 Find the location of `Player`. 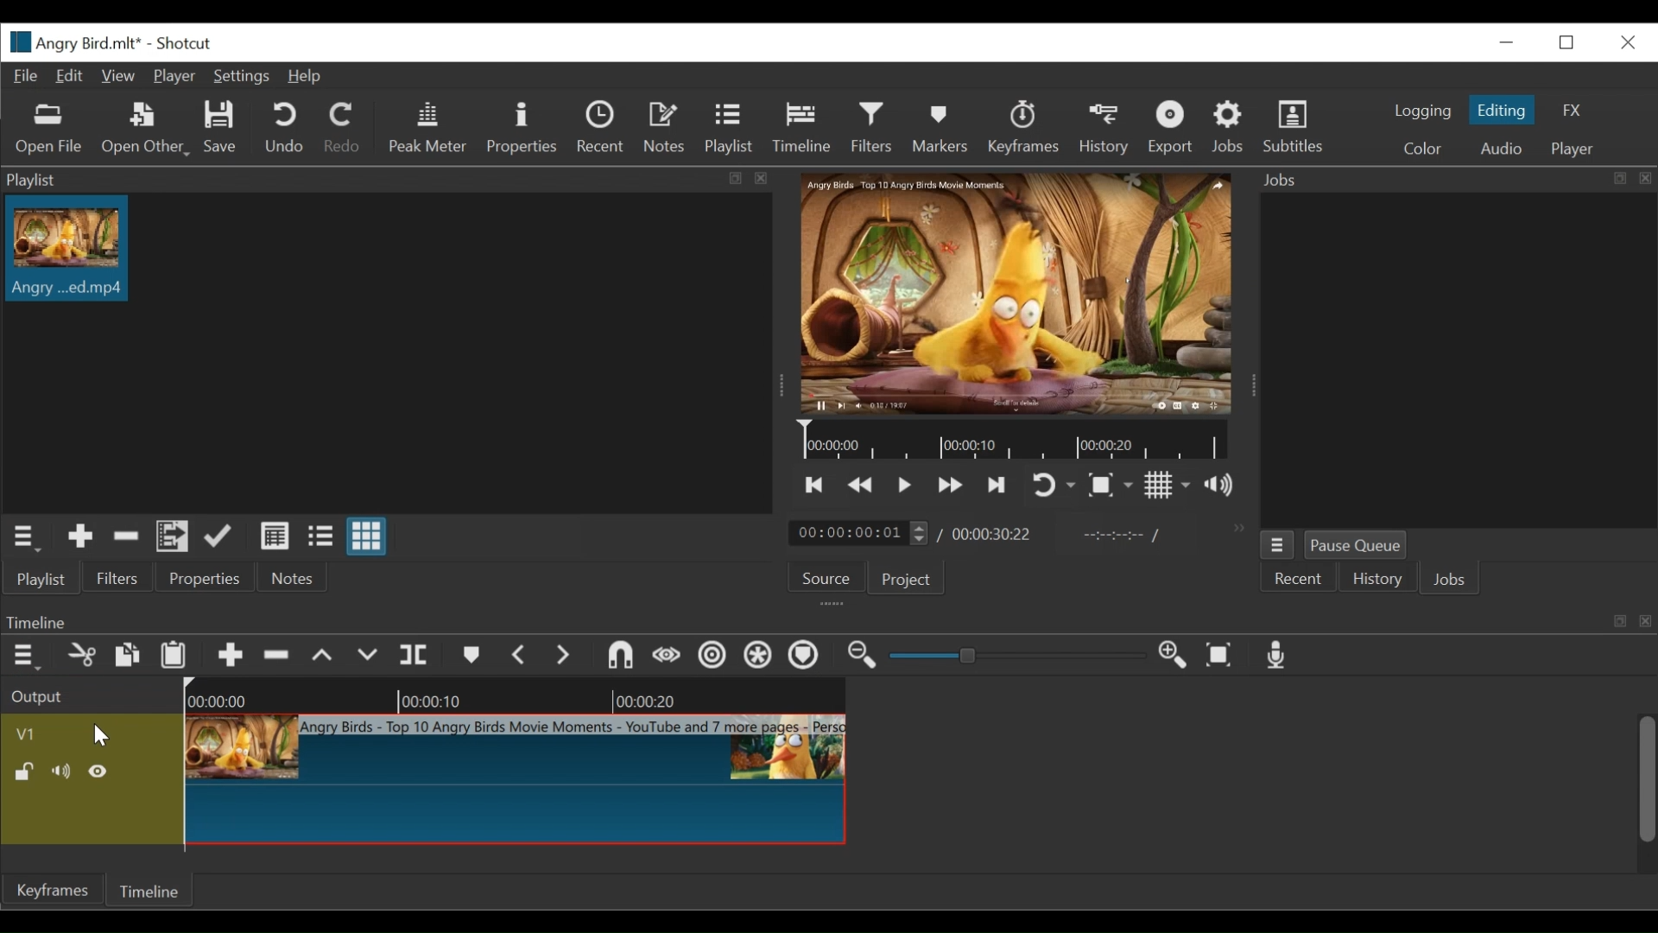

Player is located at coordinates (173, 77).